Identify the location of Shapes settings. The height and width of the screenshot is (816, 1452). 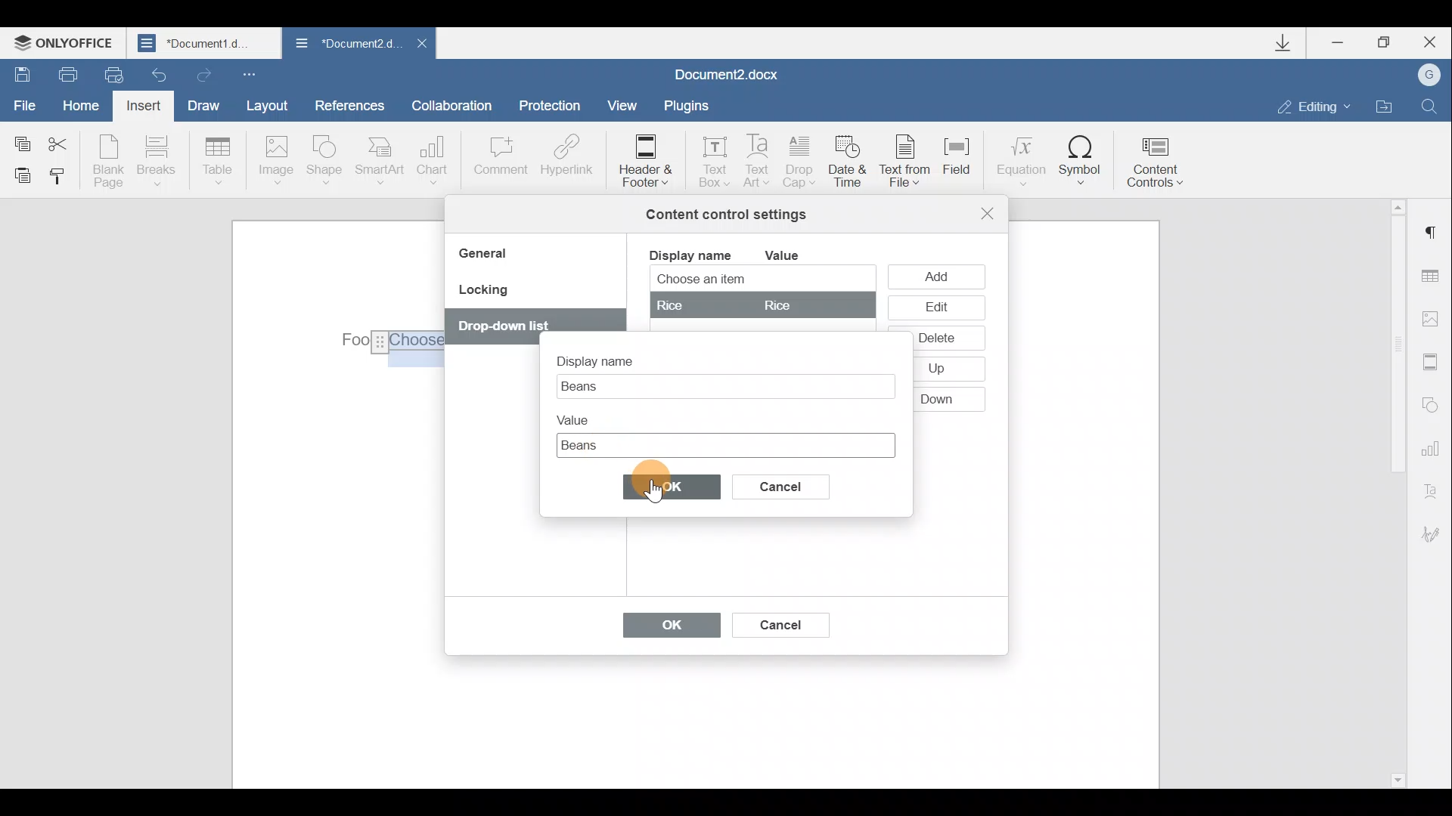
(1431, 403).